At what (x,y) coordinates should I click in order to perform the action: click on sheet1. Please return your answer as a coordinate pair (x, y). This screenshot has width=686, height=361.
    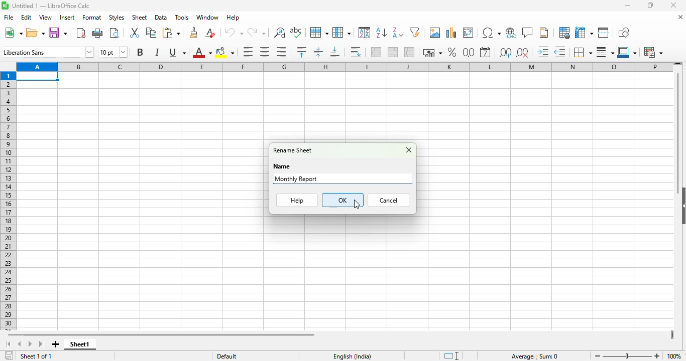
    Looking at the image, I should click on (78, 344).